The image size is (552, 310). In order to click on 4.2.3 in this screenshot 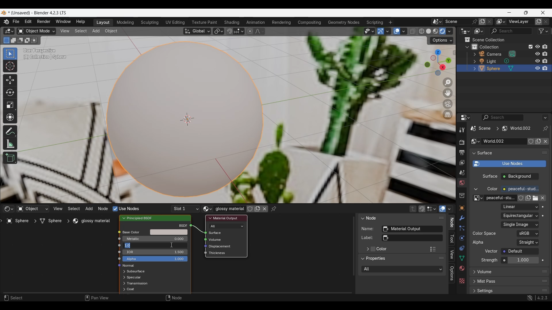, I will do `click(543, 298)`.